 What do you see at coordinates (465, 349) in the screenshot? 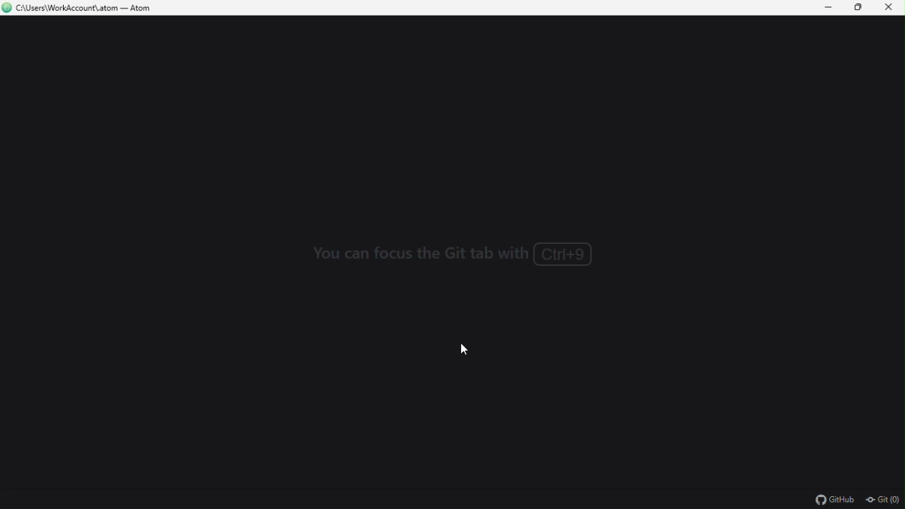
I see `Mouse pointer` at bounding box center [465, 349].